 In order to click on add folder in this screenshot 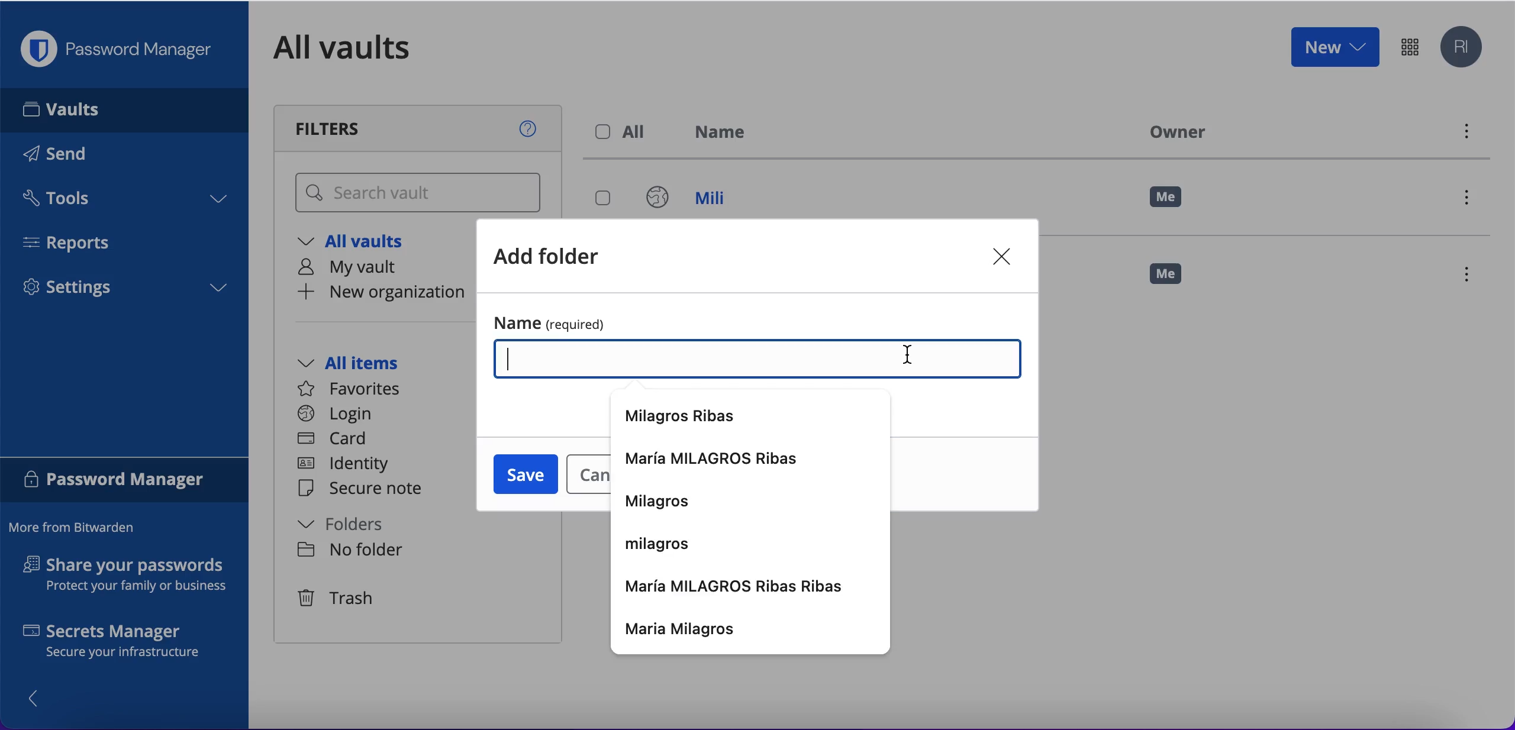, I will do `click(562, 259)`.